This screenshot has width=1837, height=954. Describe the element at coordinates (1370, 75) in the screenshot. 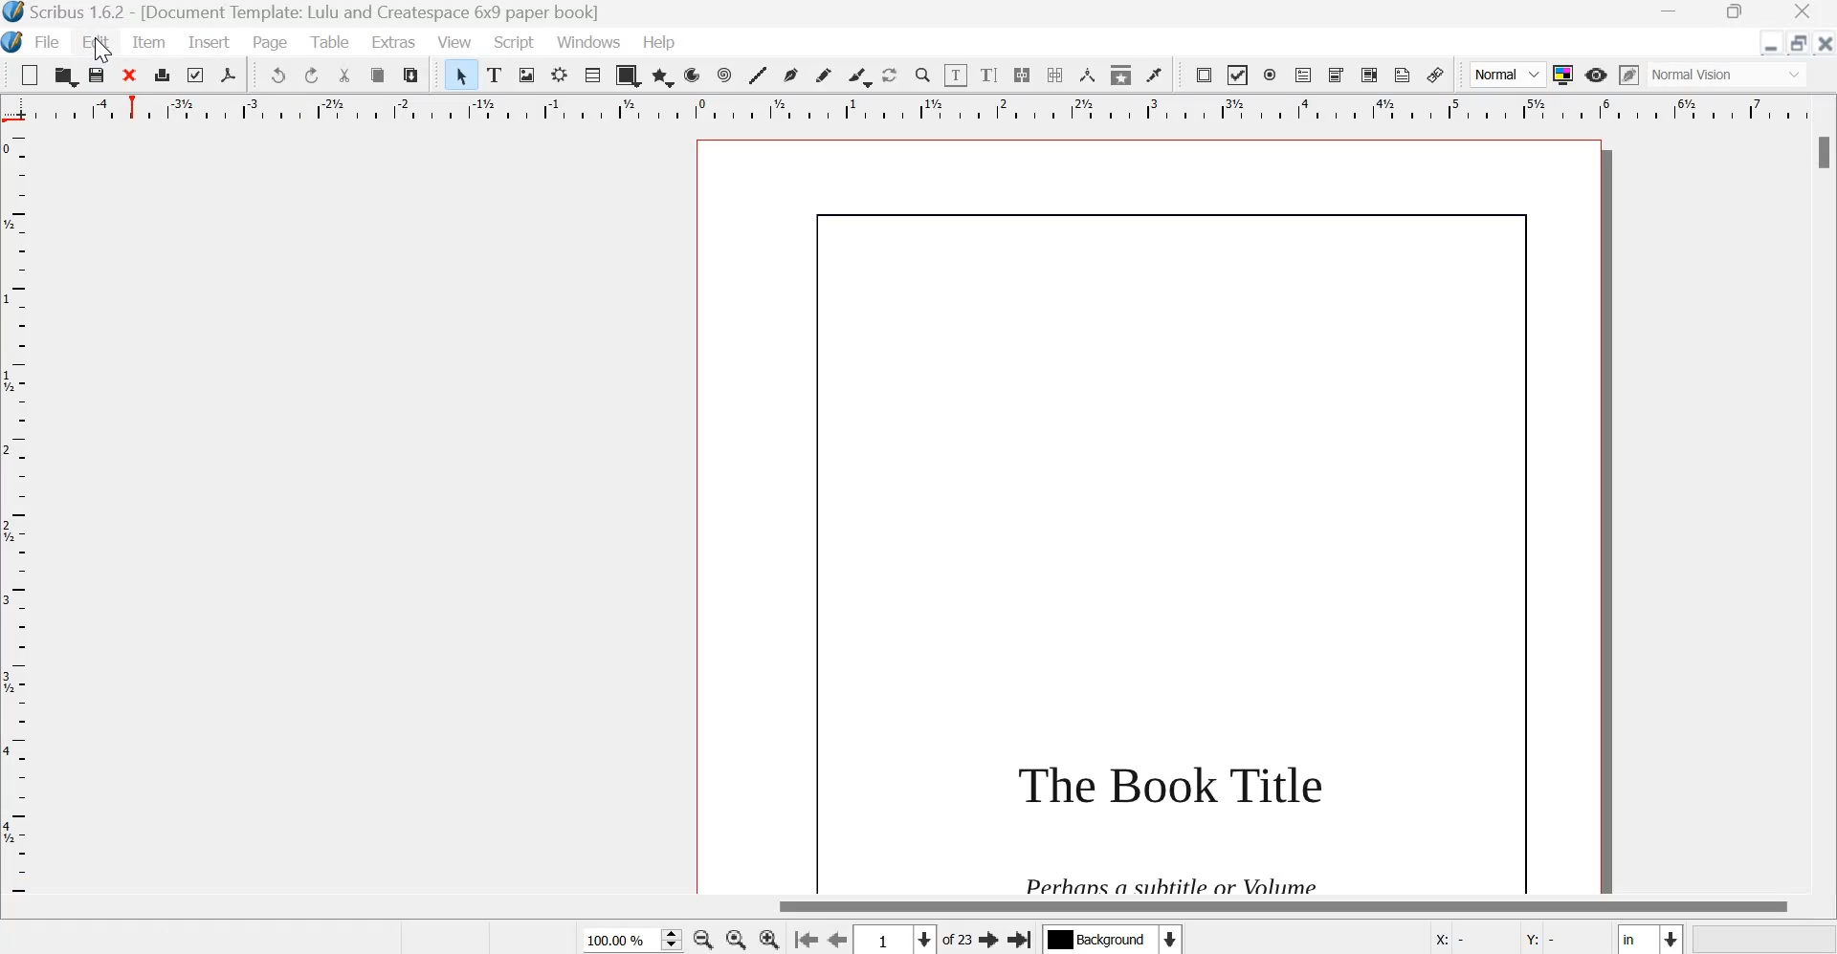

I see `PDF list box` at that location.